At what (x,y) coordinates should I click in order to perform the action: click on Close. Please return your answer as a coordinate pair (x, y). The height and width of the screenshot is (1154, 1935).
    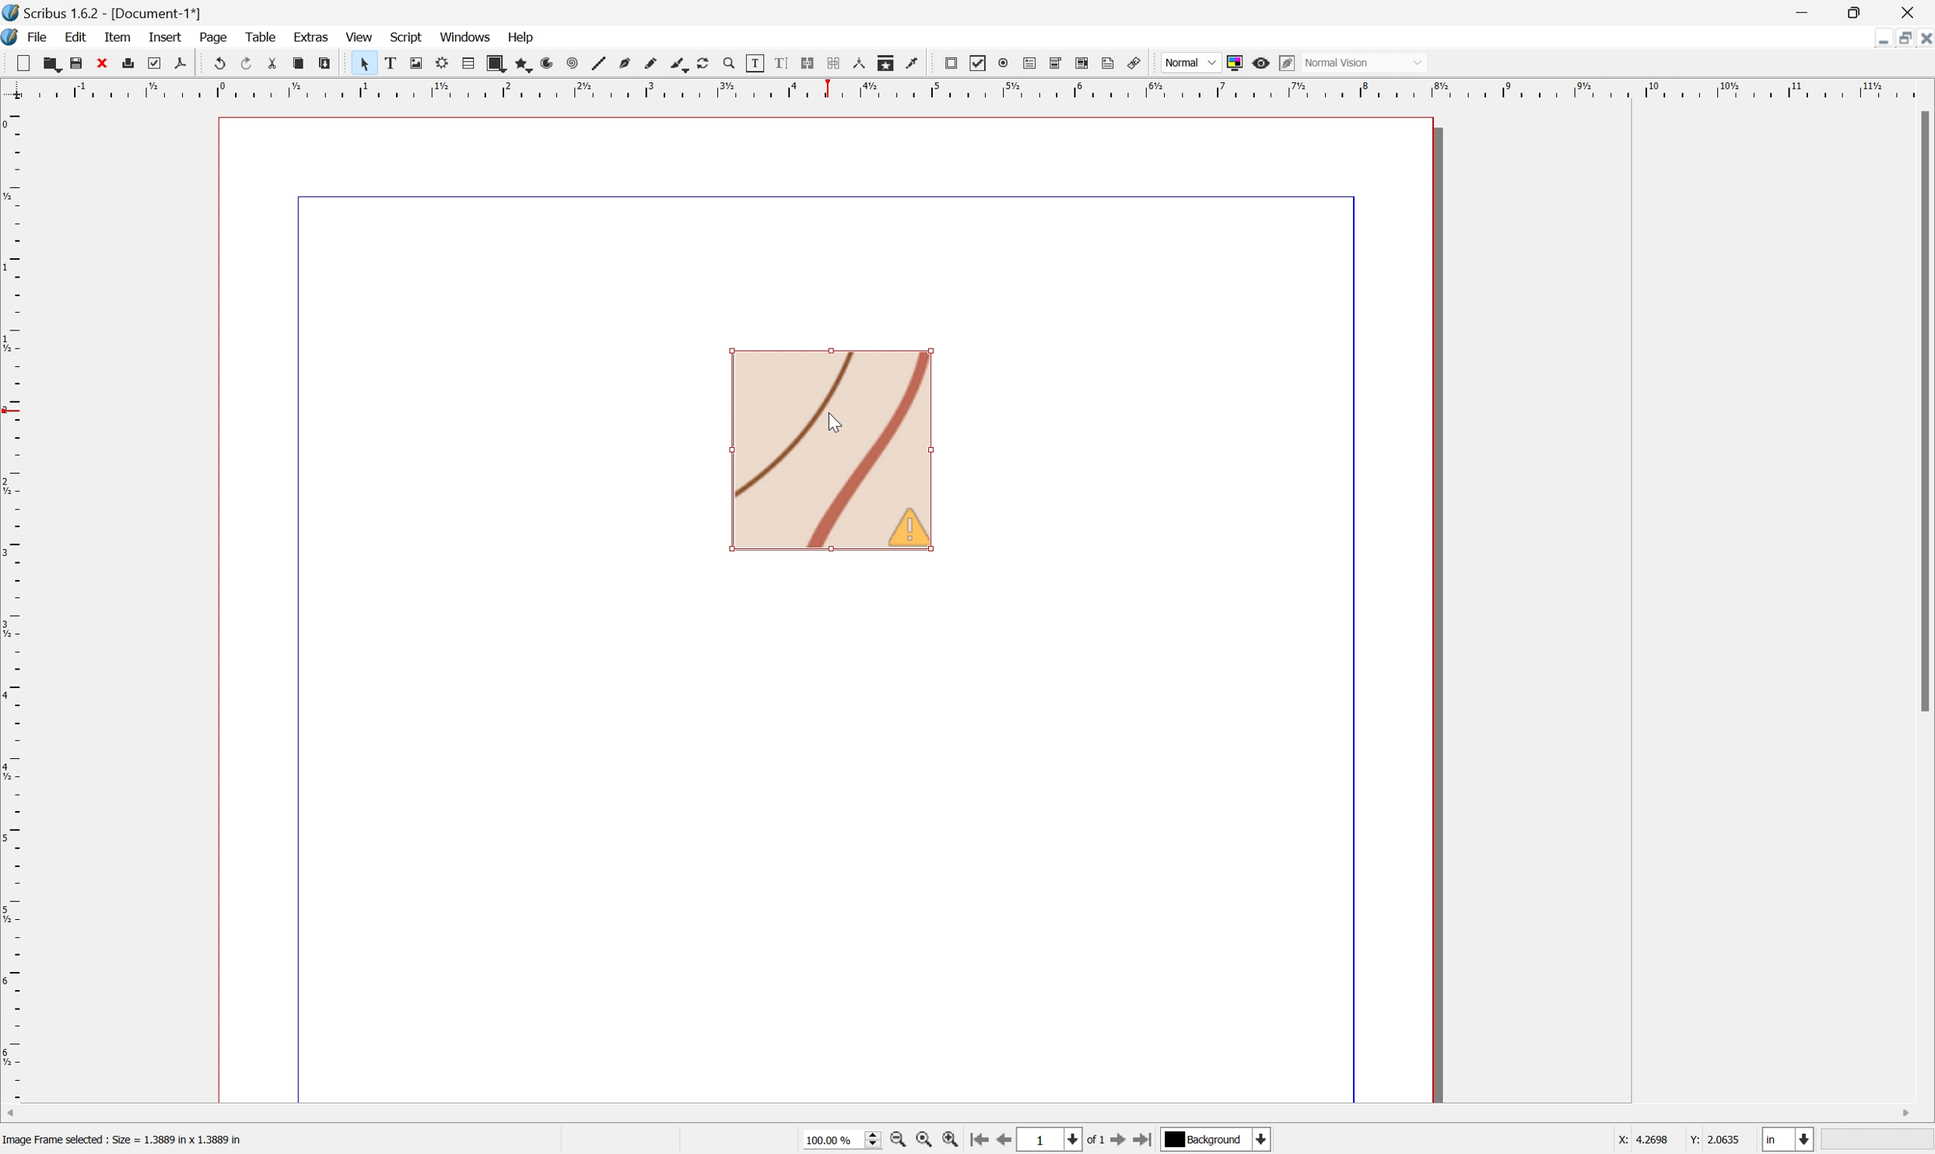
    Looking at the image, I should click on (1913, 13).